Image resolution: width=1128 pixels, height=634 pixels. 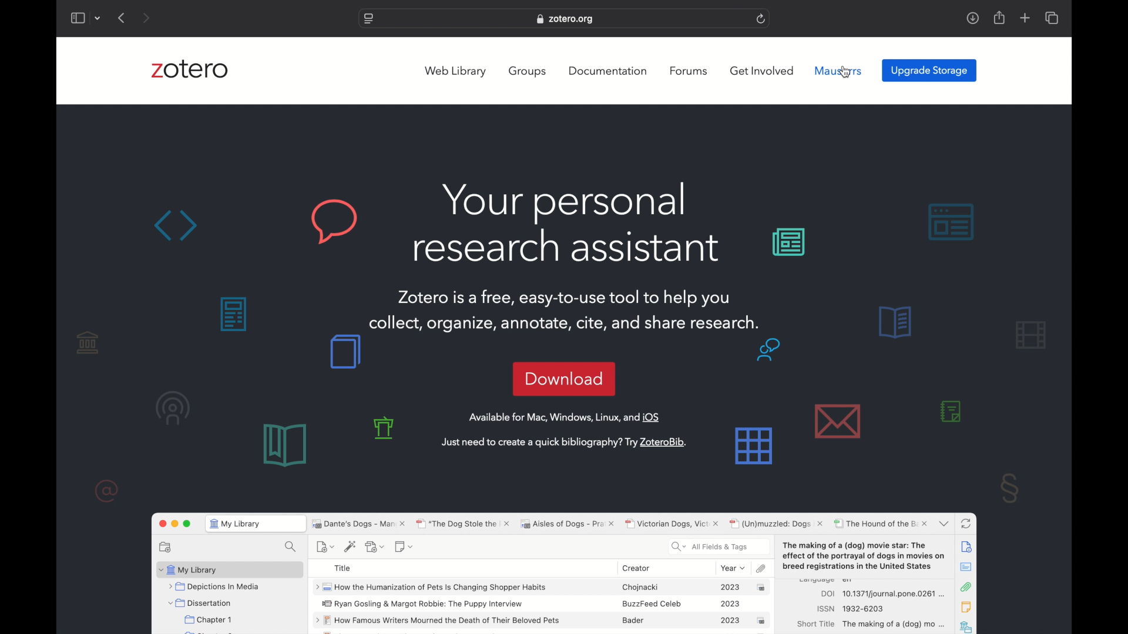 What do you see at coordinates (189, 69) in the screenshot?
I see `zotero` at bounding box center [189, 69].